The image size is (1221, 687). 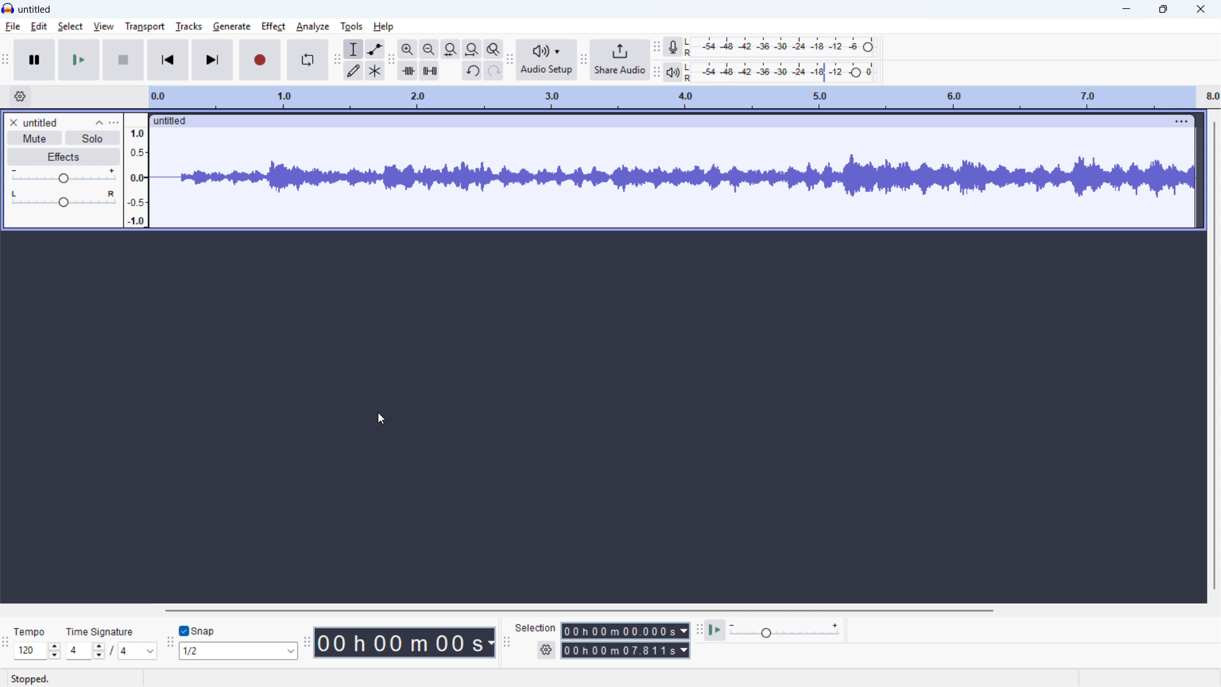 I want to click on mute, so click(x=34, y=139).